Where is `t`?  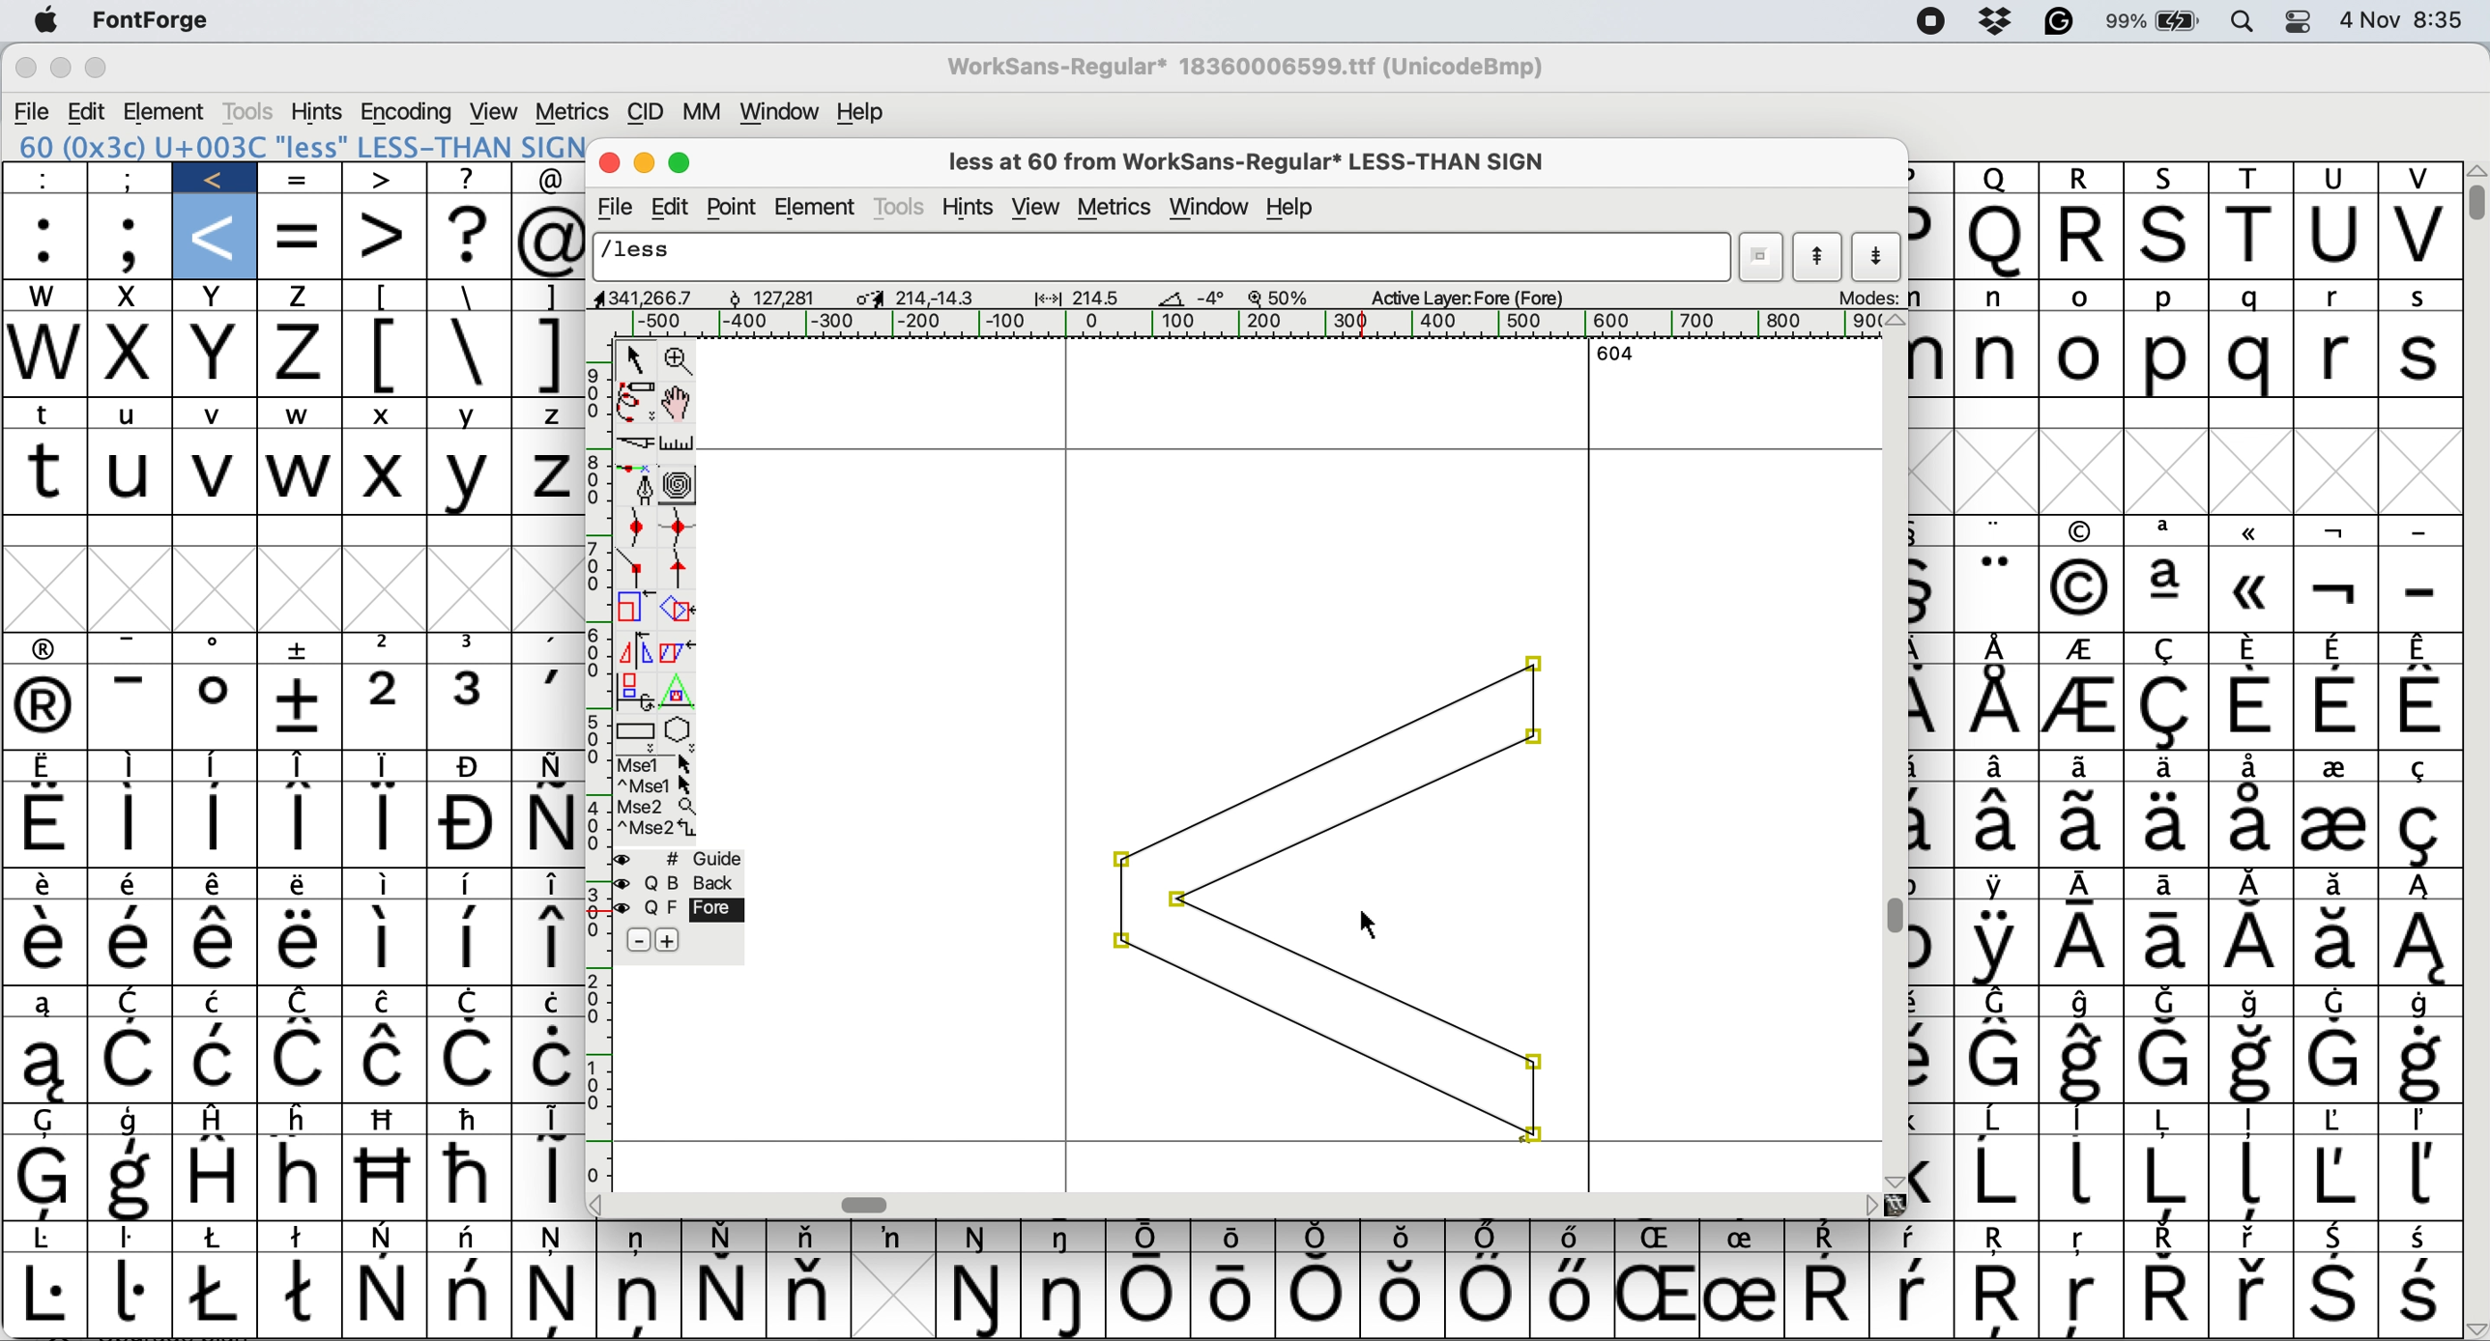 t is located at coordinates (47, 471).